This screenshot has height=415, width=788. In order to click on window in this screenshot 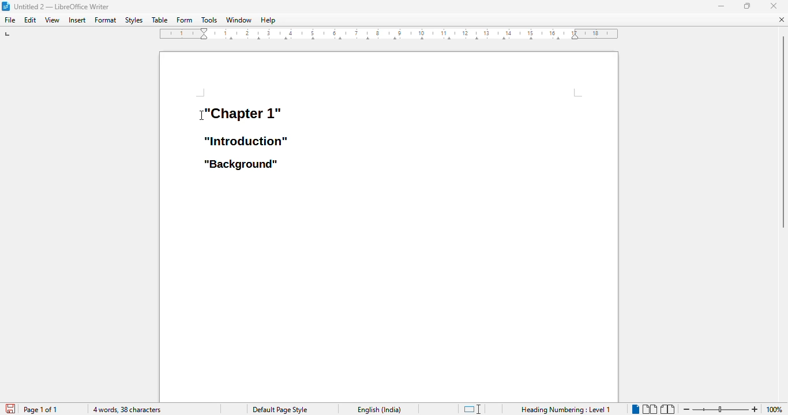, I will do `click(239, 20)`.